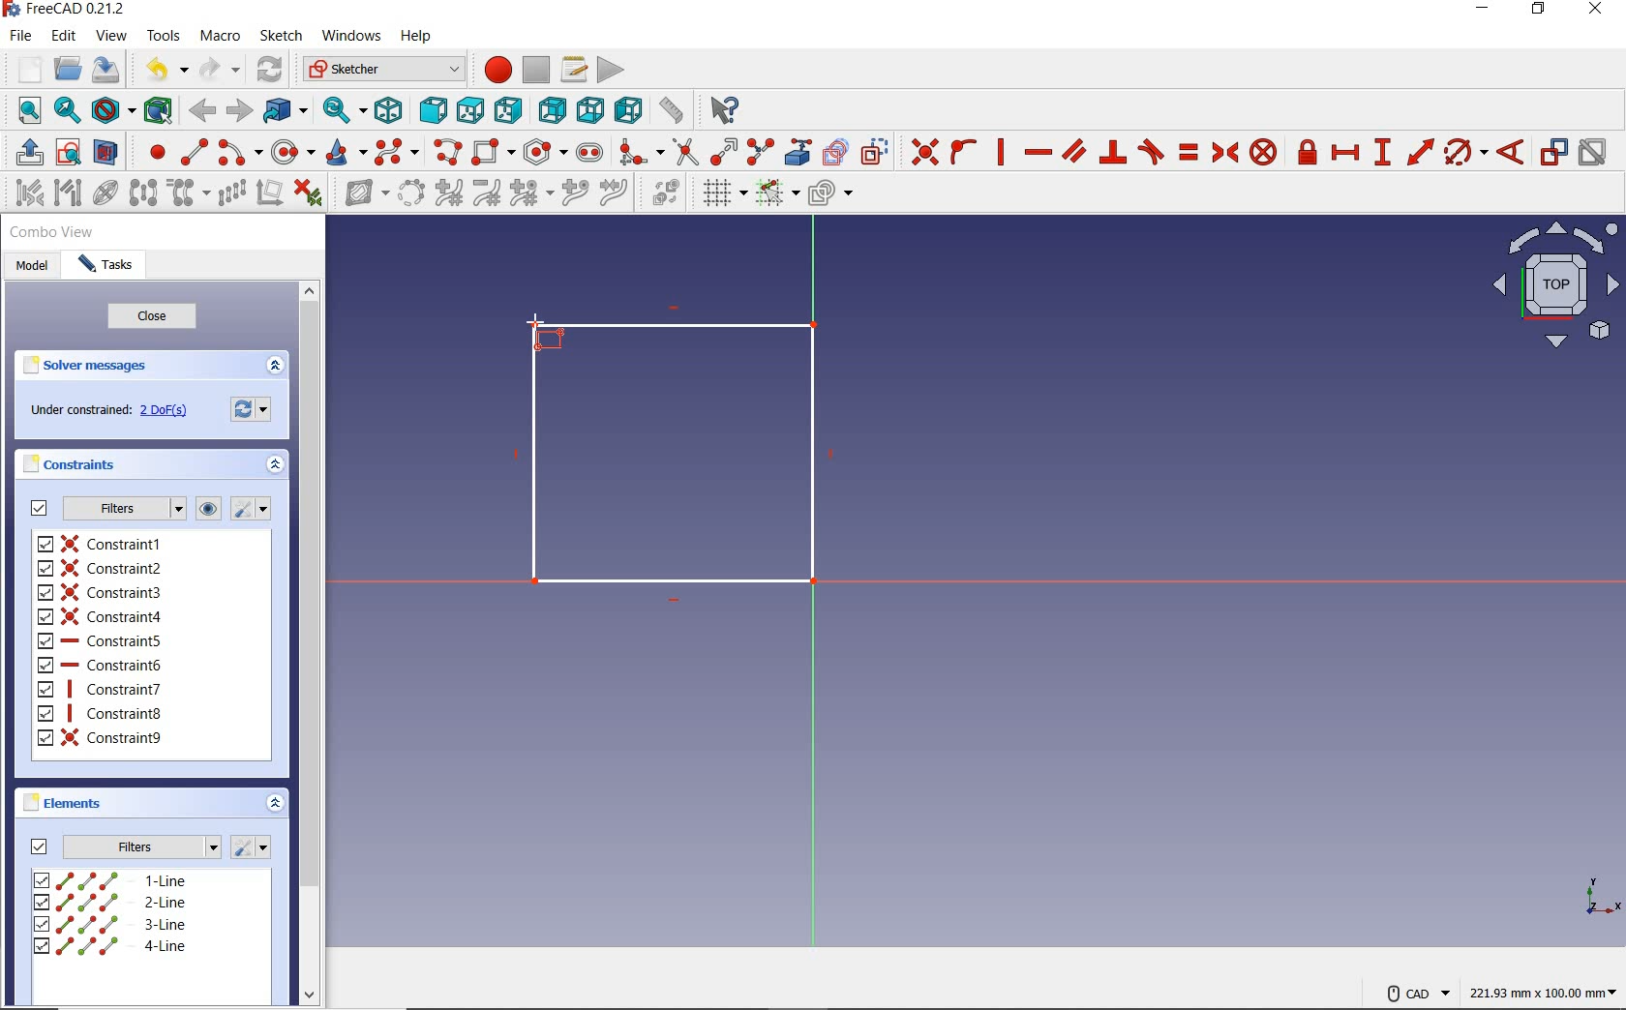 The width and height of the screenshot is (1626, 1010). I want to click on edit, so click(64, 38).